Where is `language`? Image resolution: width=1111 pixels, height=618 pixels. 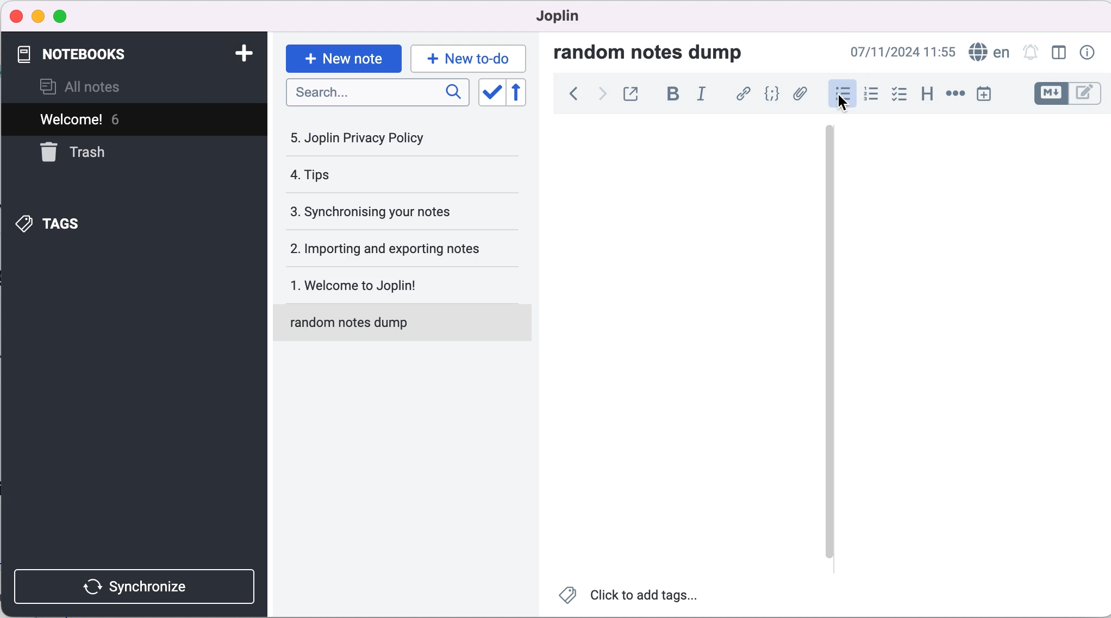
language is located at coordinates (989, 51).